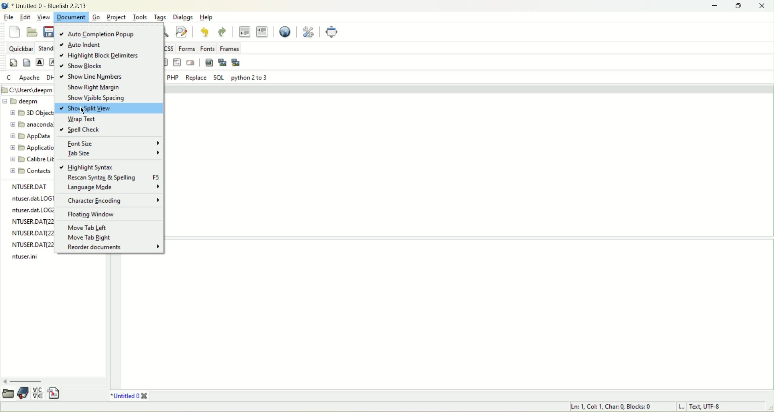 This screenshot has width=774, height=412. I want to click on ntuser.dat, so click(25, 257).